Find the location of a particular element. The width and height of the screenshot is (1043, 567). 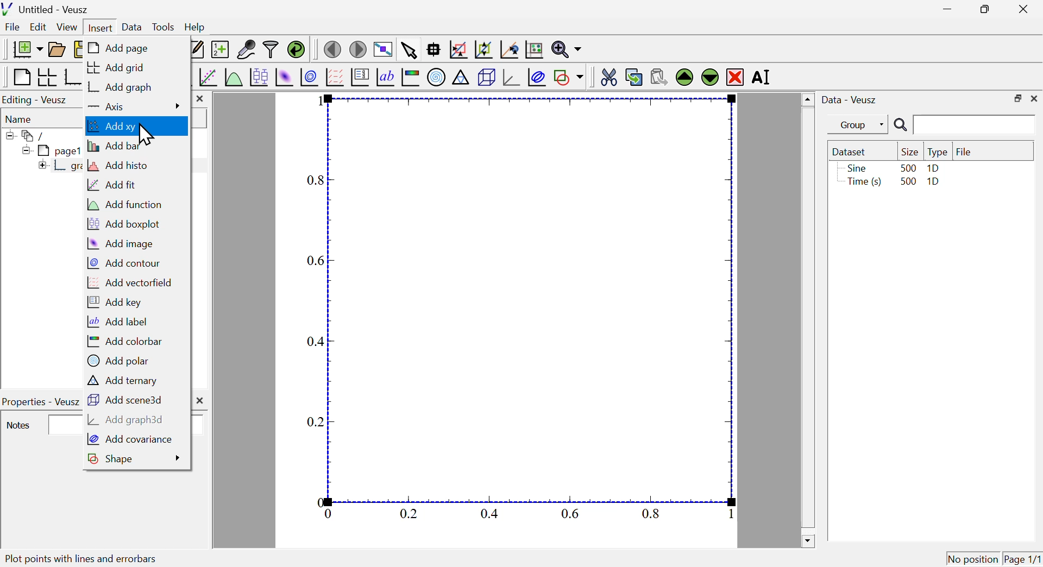

add key is located at coordinates (115, 303).